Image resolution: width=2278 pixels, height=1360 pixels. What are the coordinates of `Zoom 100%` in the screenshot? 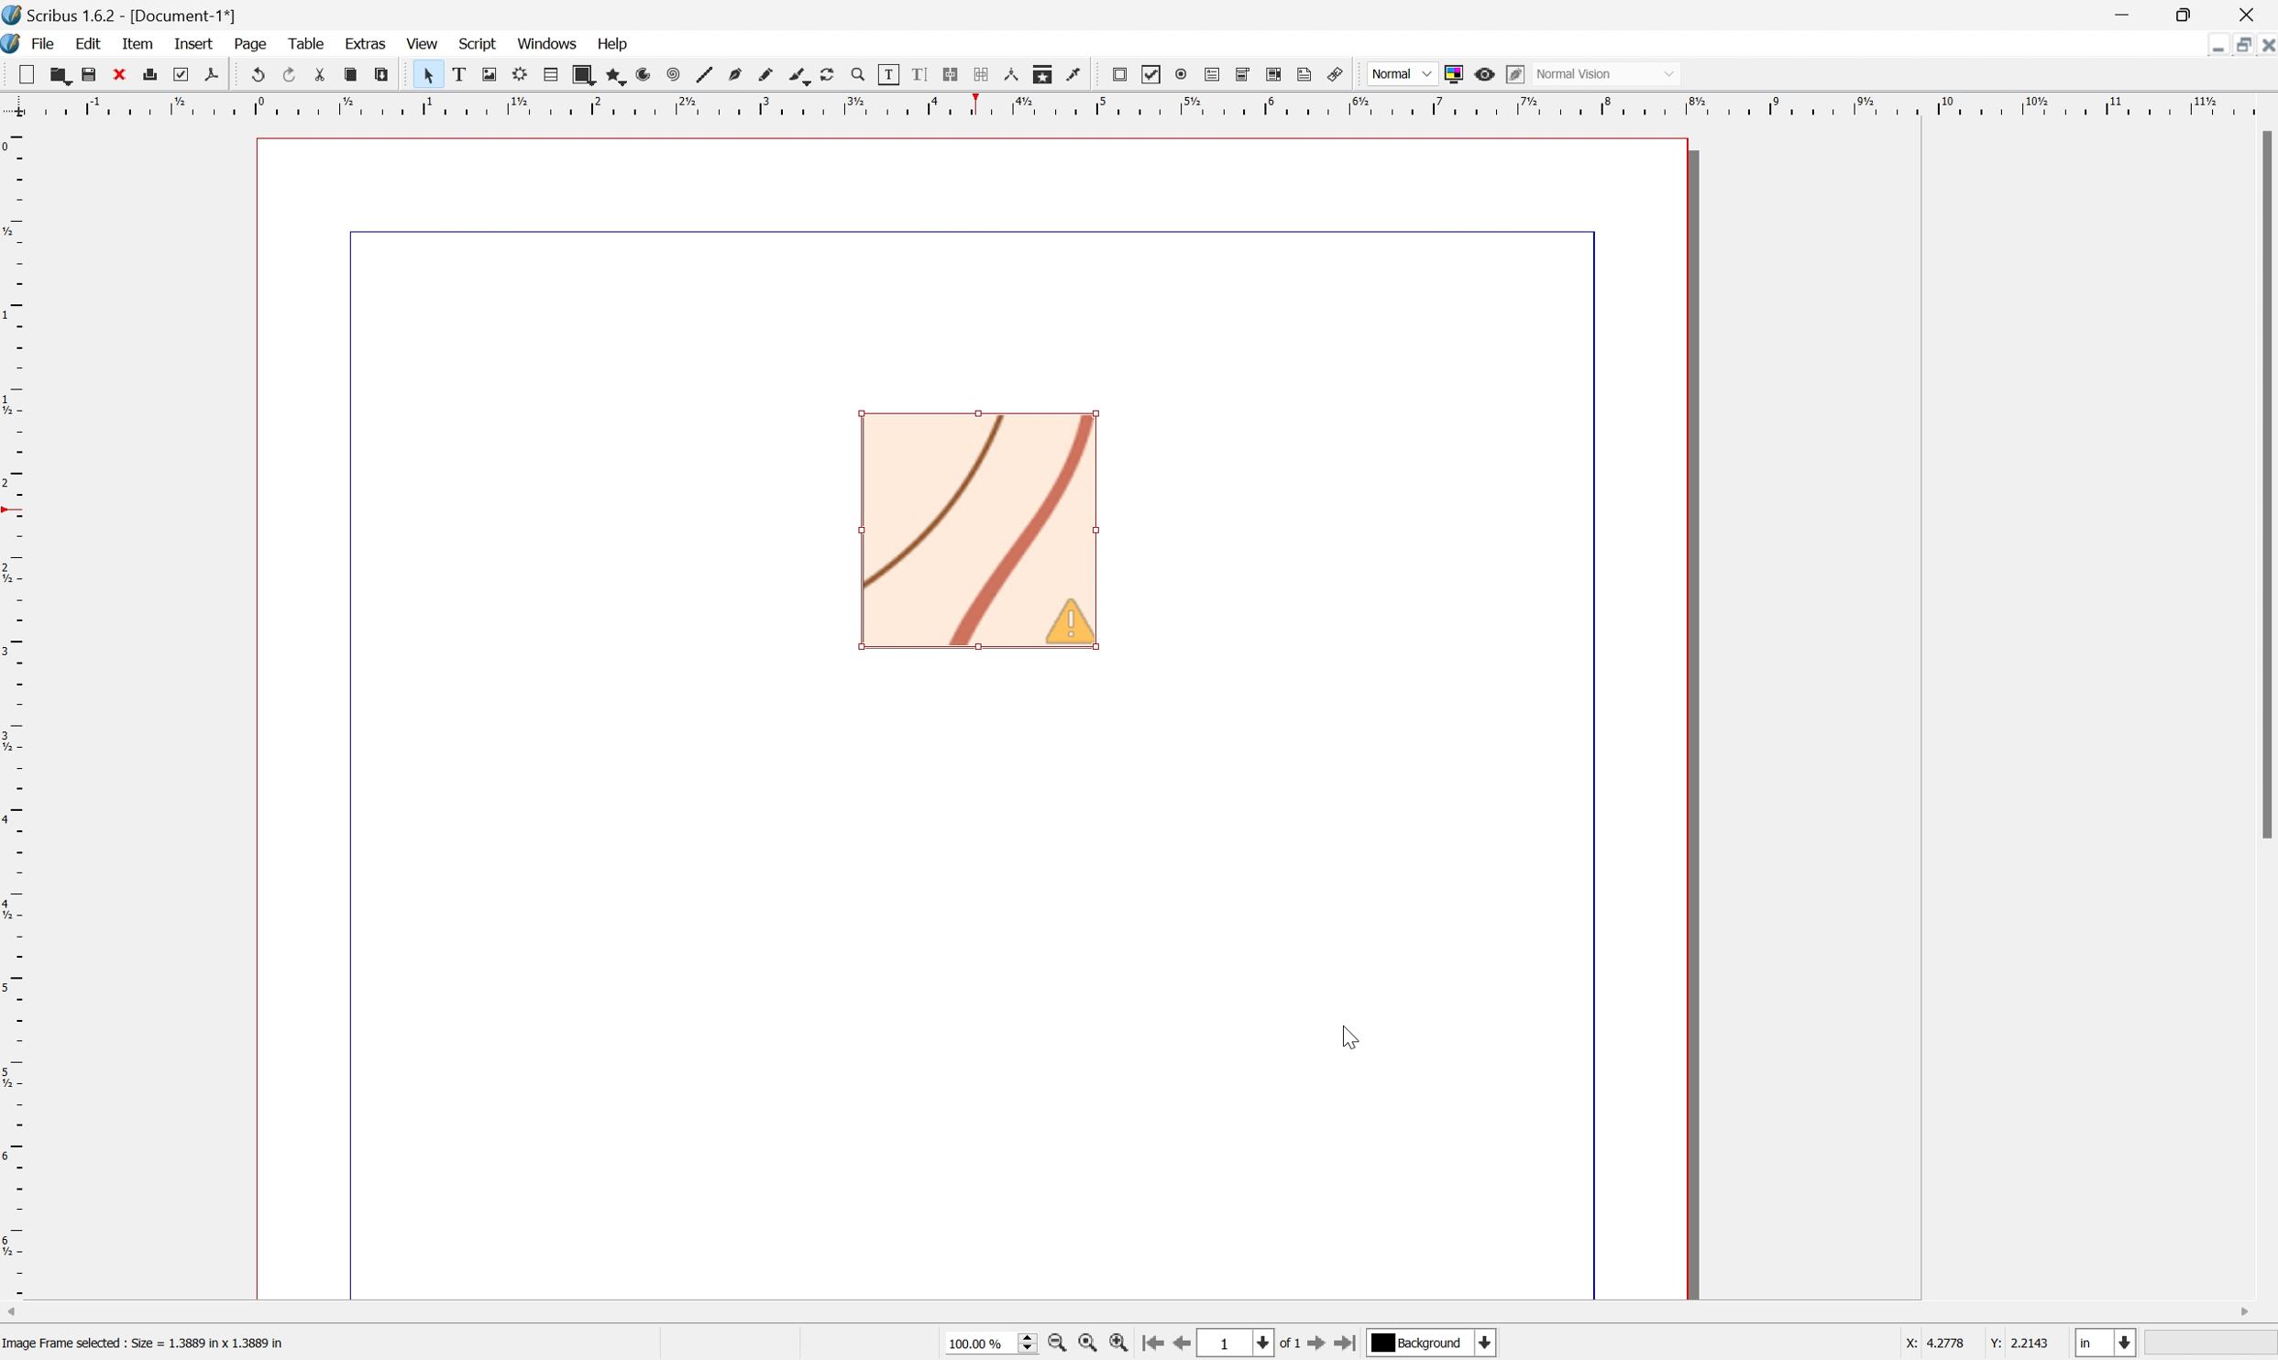 It's located at (987, 1344).